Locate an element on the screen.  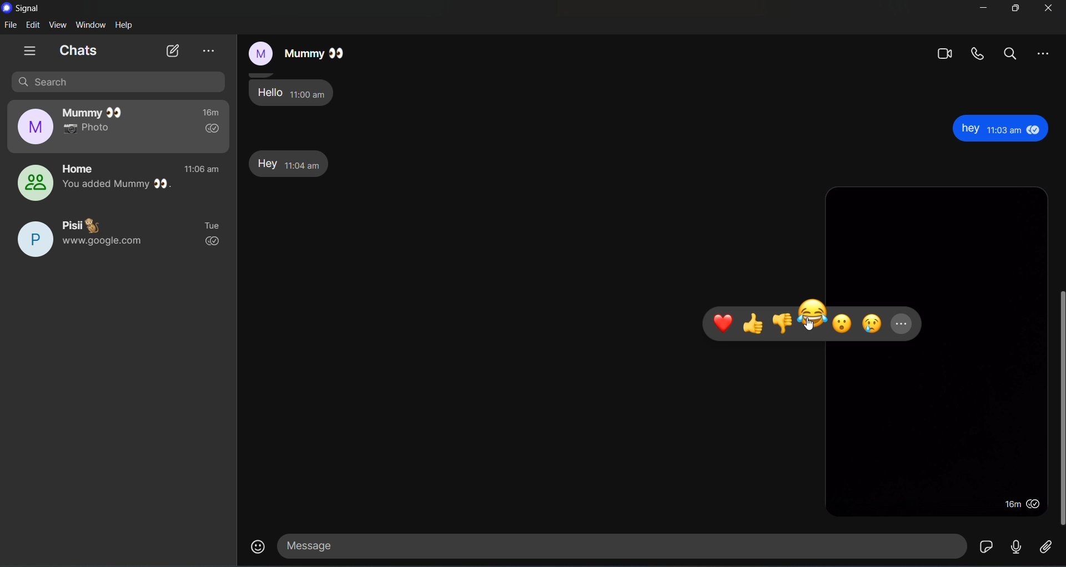
message is located at coordinates (618, 544).